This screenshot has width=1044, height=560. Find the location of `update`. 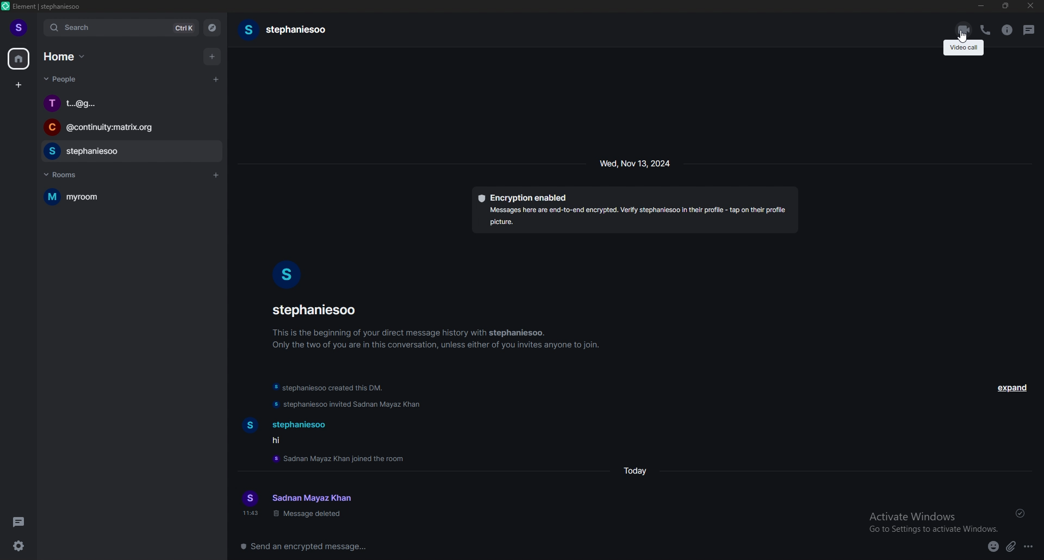

update is located at coordinates (331, 387).